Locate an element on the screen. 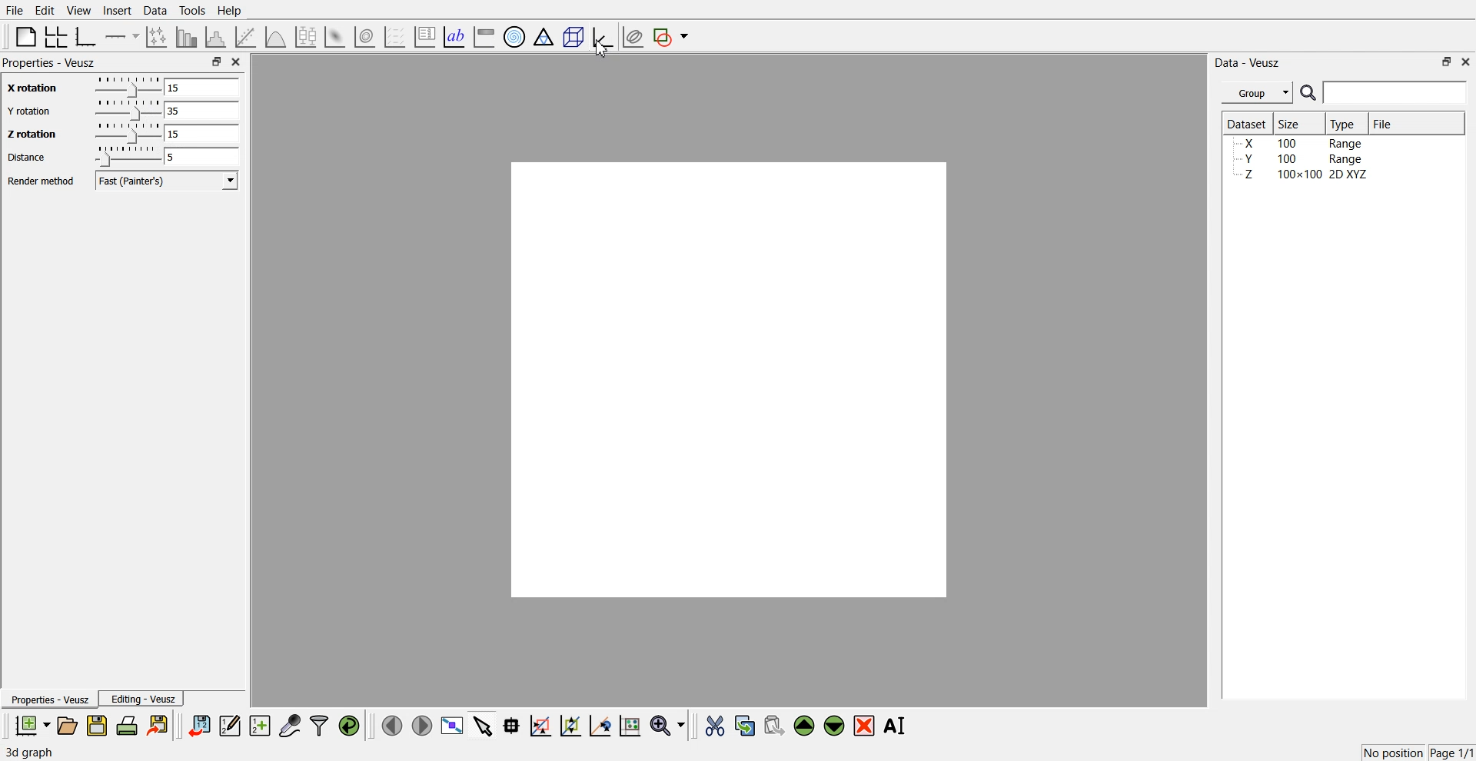  Move to the next page is located at coordinates (422, 724).